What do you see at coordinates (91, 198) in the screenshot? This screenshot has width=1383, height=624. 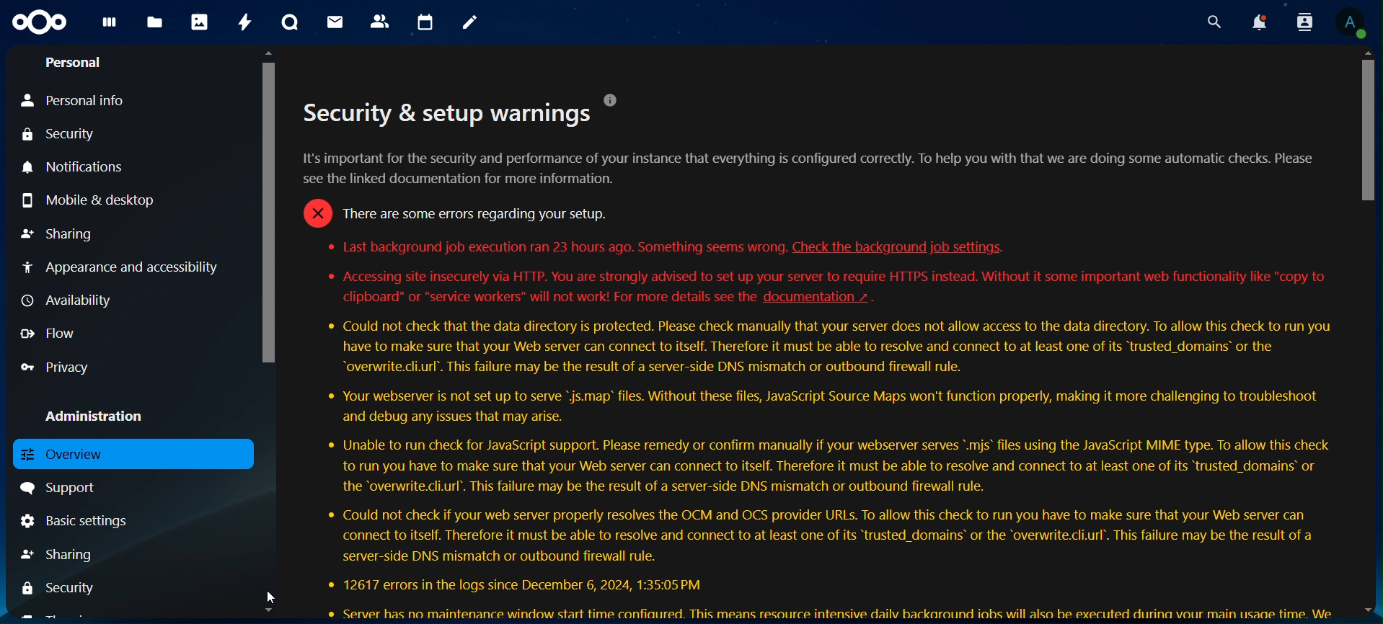 I see `mobile & desktop` at bounding box center [91, 198].